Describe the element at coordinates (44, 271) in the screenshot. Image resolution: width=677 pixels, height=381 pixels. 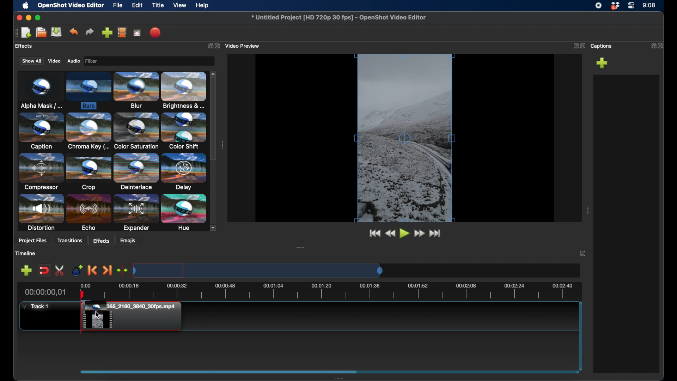
I see `disable snapping` at that location.